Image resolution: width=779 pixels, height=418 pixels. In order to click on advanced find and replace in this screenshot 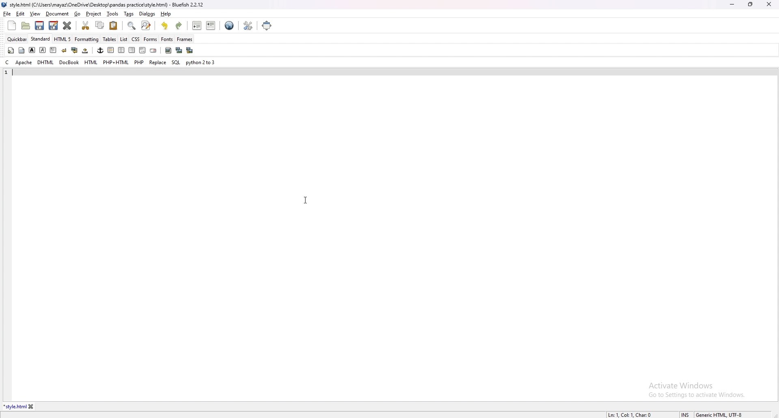, I will do `click(146, 25)`.